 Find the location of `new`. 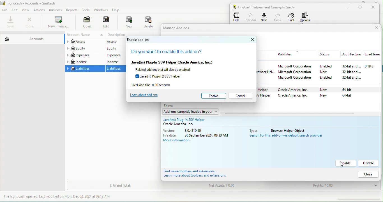

new is located at coordinates (328, 72).